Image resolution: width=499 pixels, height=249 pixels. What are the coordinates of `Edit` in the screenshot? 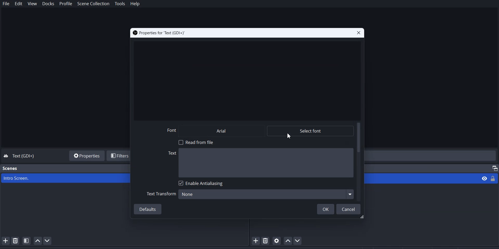 It's located at (19, 4).